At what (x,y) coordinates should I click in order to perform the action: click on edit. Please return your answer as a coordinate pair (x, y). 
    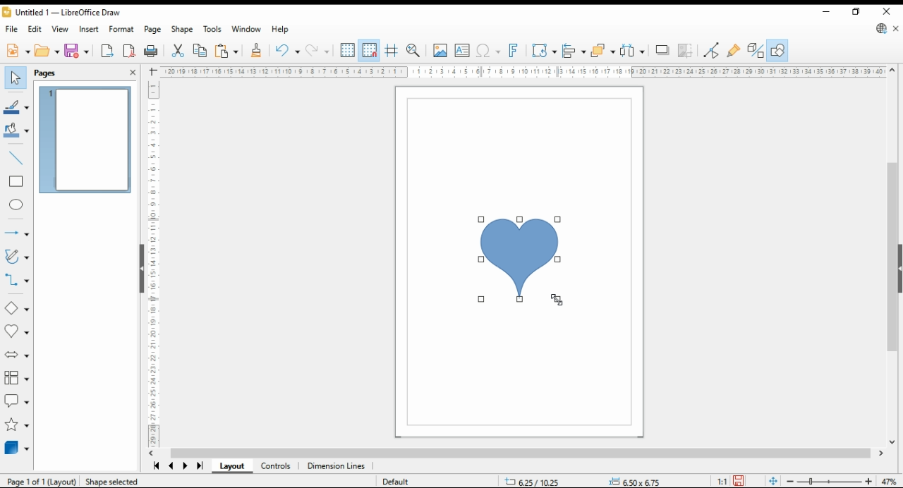
    Looking at the image, I should click on (35, 30).